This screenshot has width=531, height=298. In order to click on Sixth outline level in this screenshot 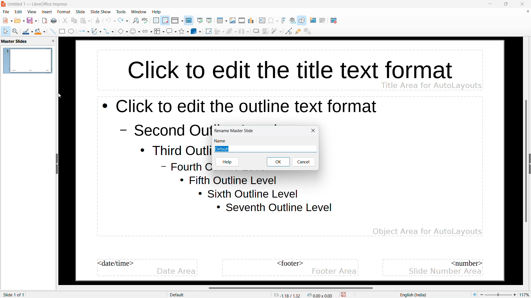, I will do `click(248, 194)`.